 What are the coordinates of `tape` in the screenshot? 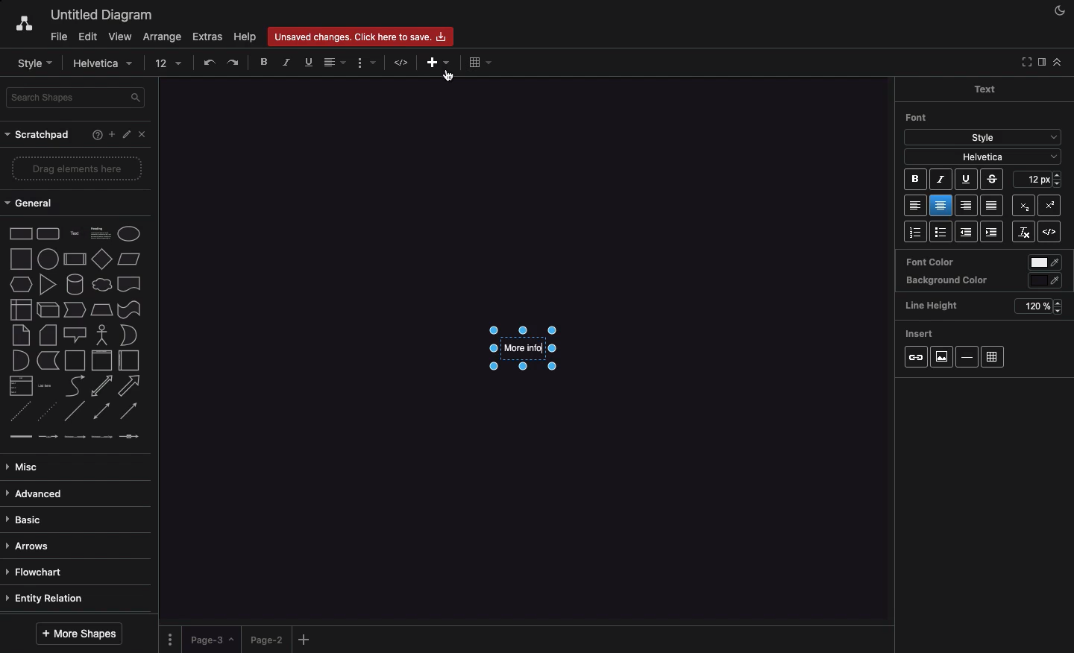 It's located at (129, 309).